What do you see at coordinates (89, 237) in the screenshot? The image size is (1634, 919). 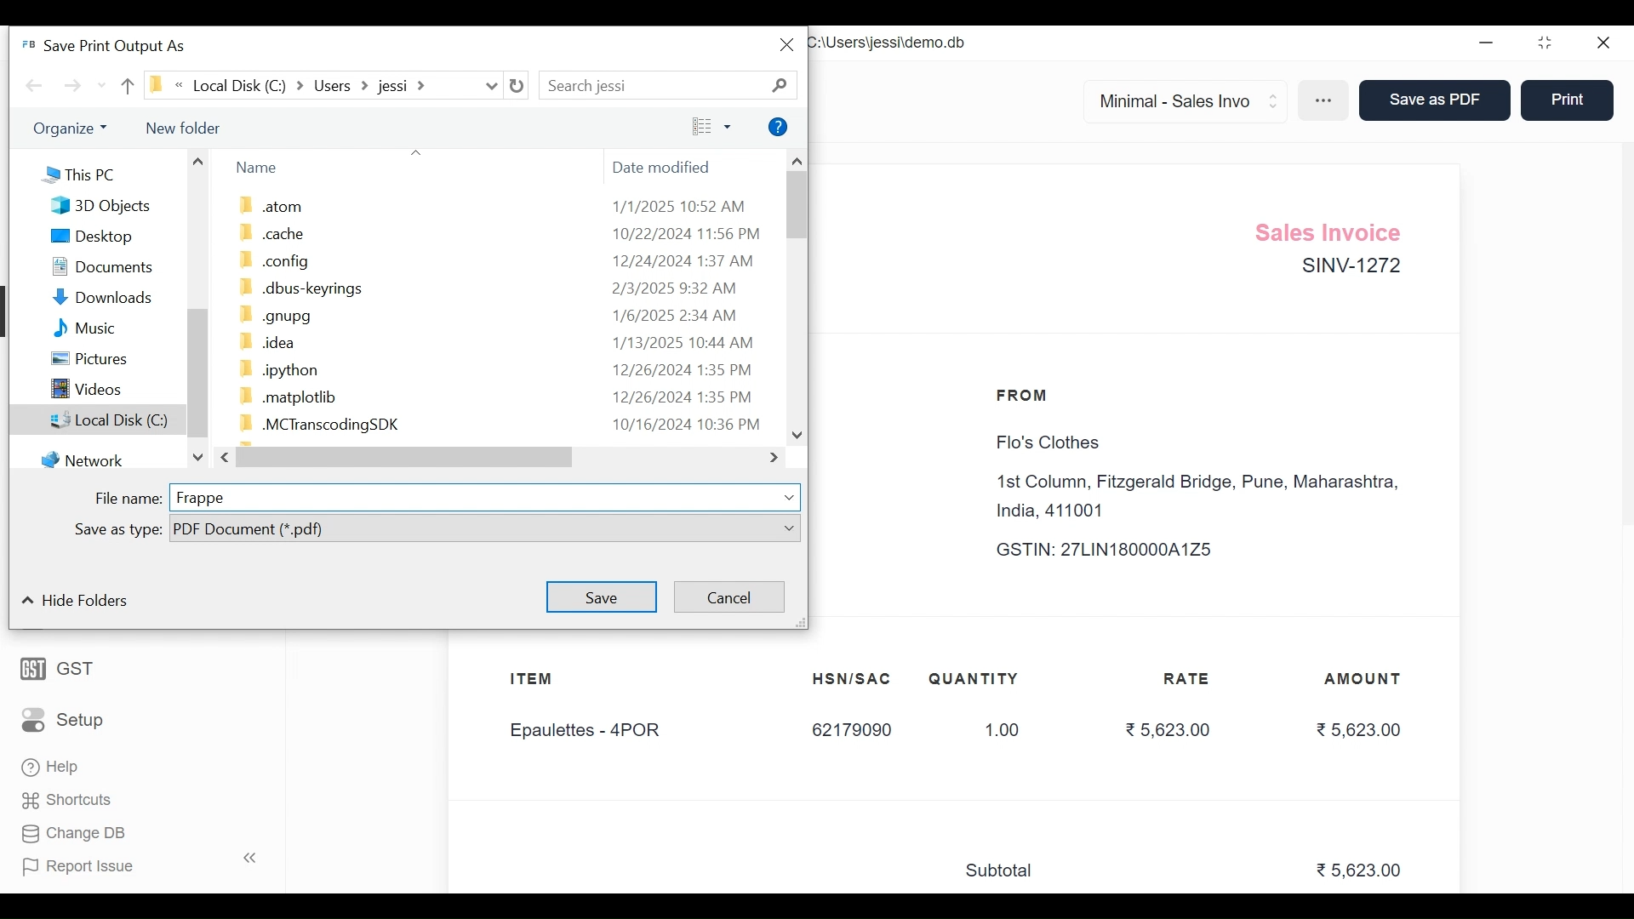 I see `Desktop` at bounding box center [89, 237].